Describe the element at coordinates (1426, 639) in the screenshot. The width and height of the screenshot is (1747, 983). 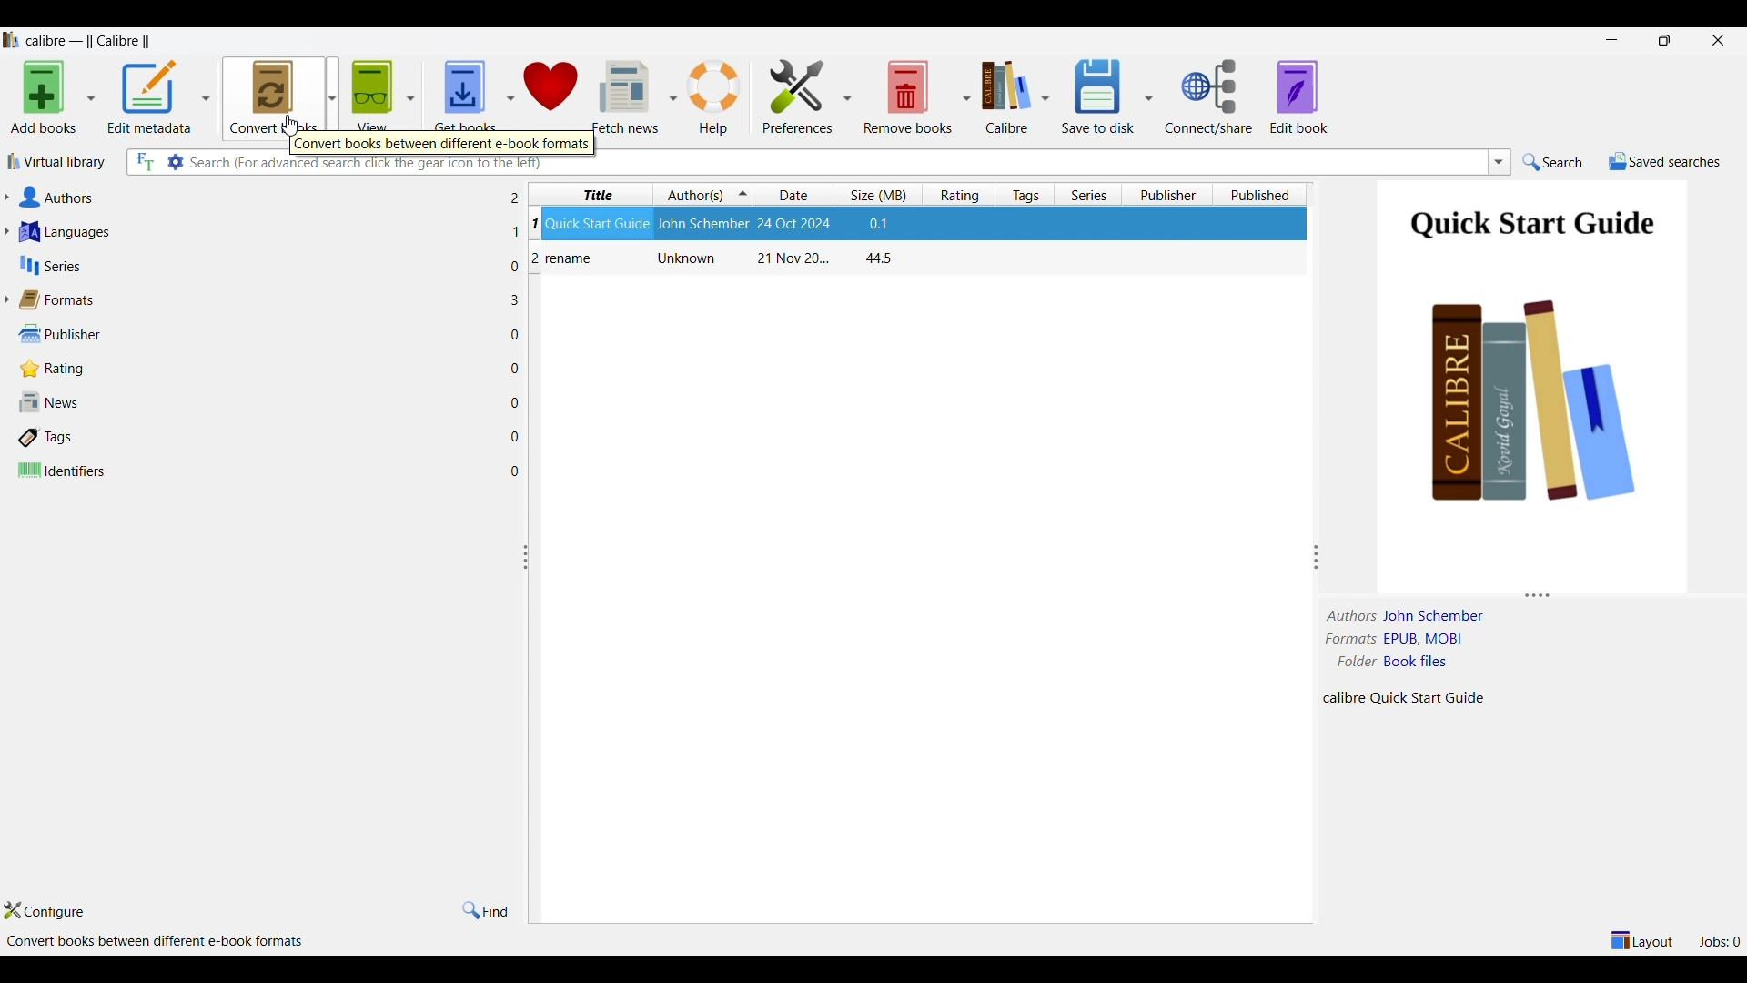
I see `File formats` at that location.